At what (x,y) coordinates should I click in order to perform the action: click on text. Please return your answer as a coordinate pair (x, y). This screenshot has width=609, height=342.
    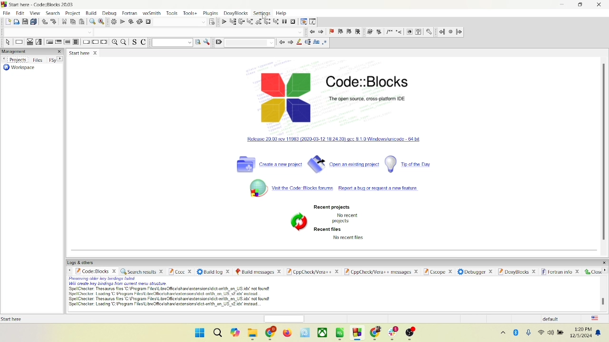
    Looking at the image, I should click on (345, 241).